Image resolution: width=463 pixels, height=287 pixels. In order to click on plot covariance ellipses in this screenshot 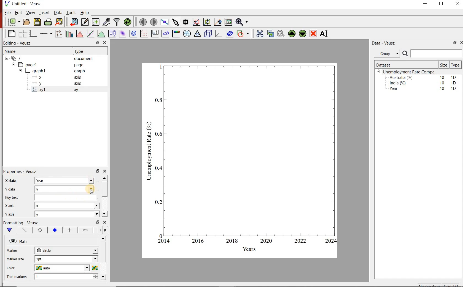, I will do `click(230, 34)`.